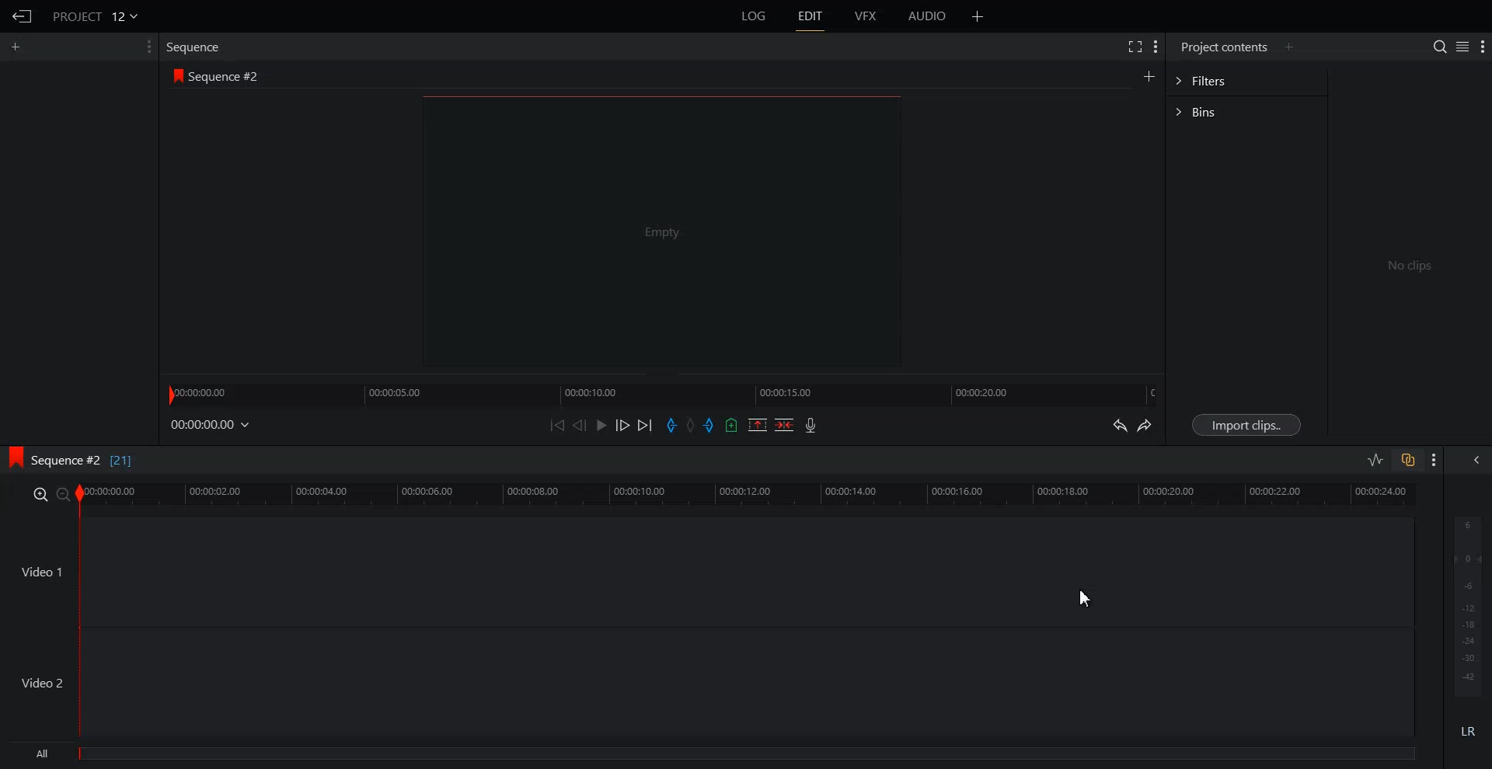 This screenshot has height=769, width=1492. Describe the element at coordinates (1459, 47) in the screenshot. I see `Toggle between list and tile view` at that location.